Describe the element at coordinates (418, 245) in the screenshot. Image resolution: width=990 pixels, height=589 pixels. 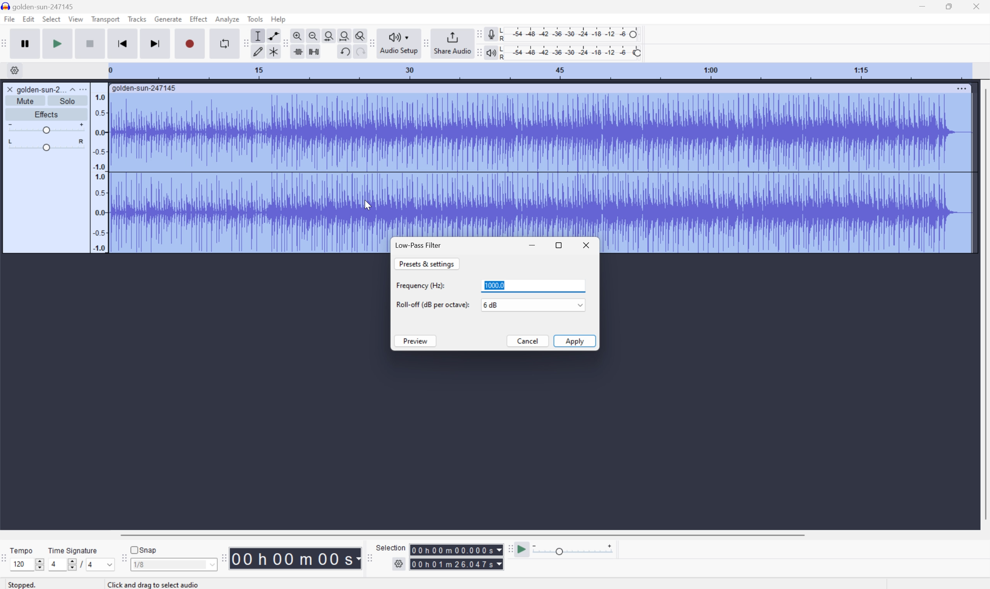
I see `Low-pass filter` at that location.